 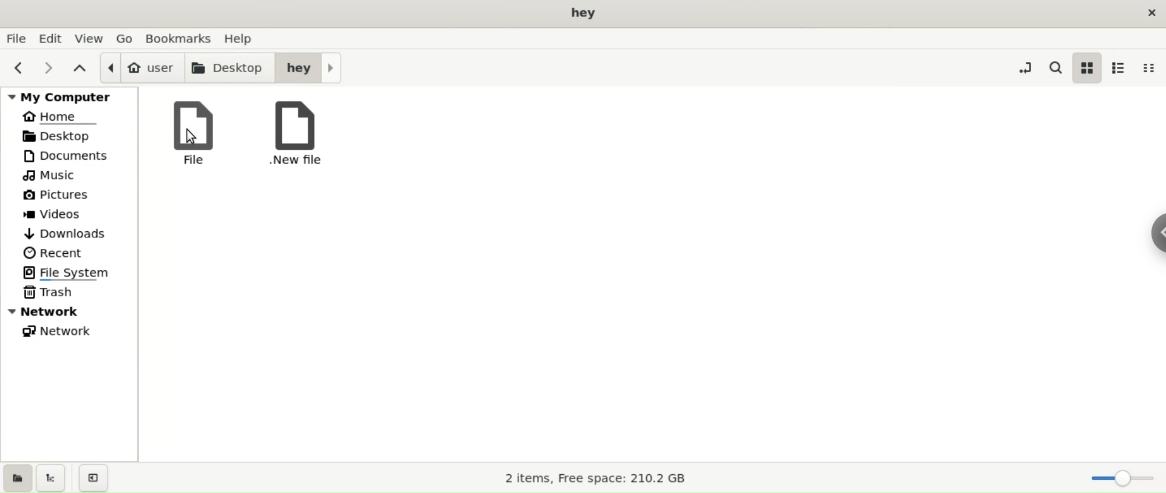 I want to click on videos, so click(x=69, y=214).